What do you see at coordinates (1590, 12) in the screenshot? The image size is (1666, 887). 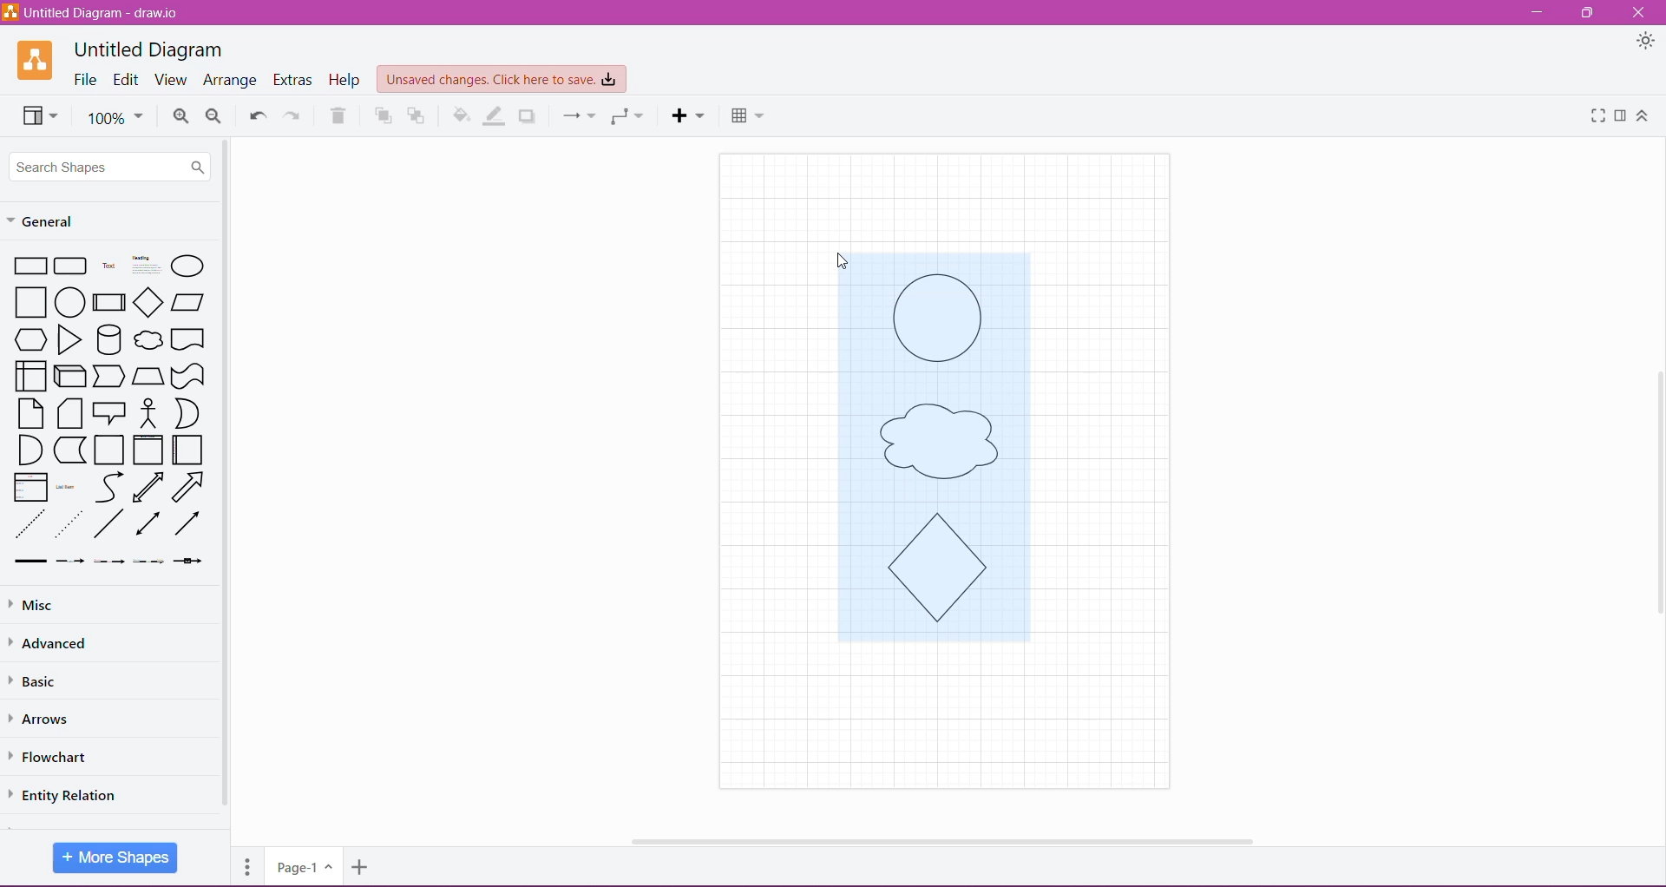 I see `Restore Down` at bounding box center [1590, 12].